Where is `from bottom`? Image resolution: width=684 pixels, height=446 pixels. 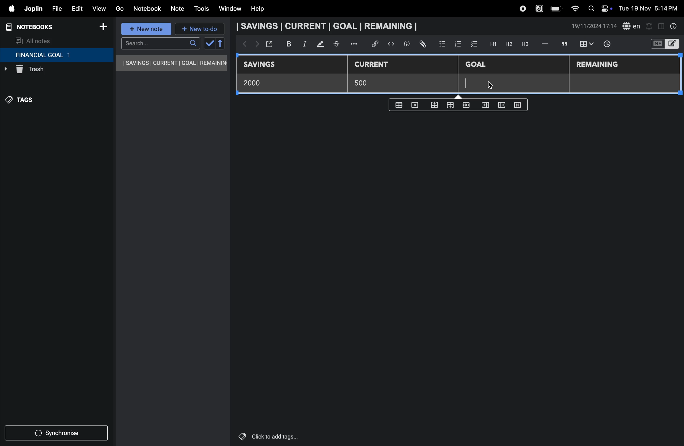
from bottom is located at coordinates (435, 105).